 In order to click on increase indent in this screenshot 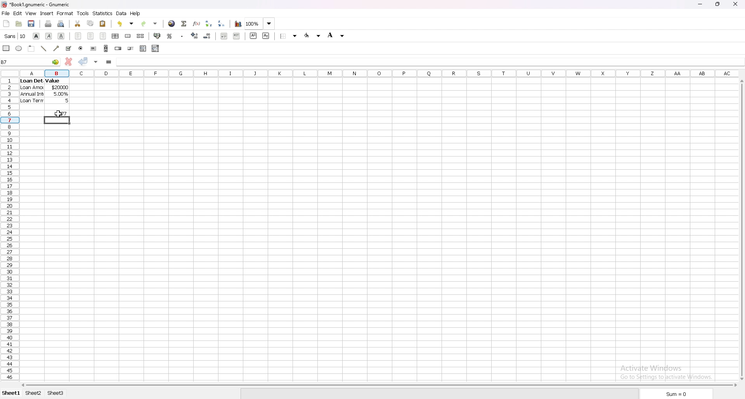, I will do `click(237, 36)`.